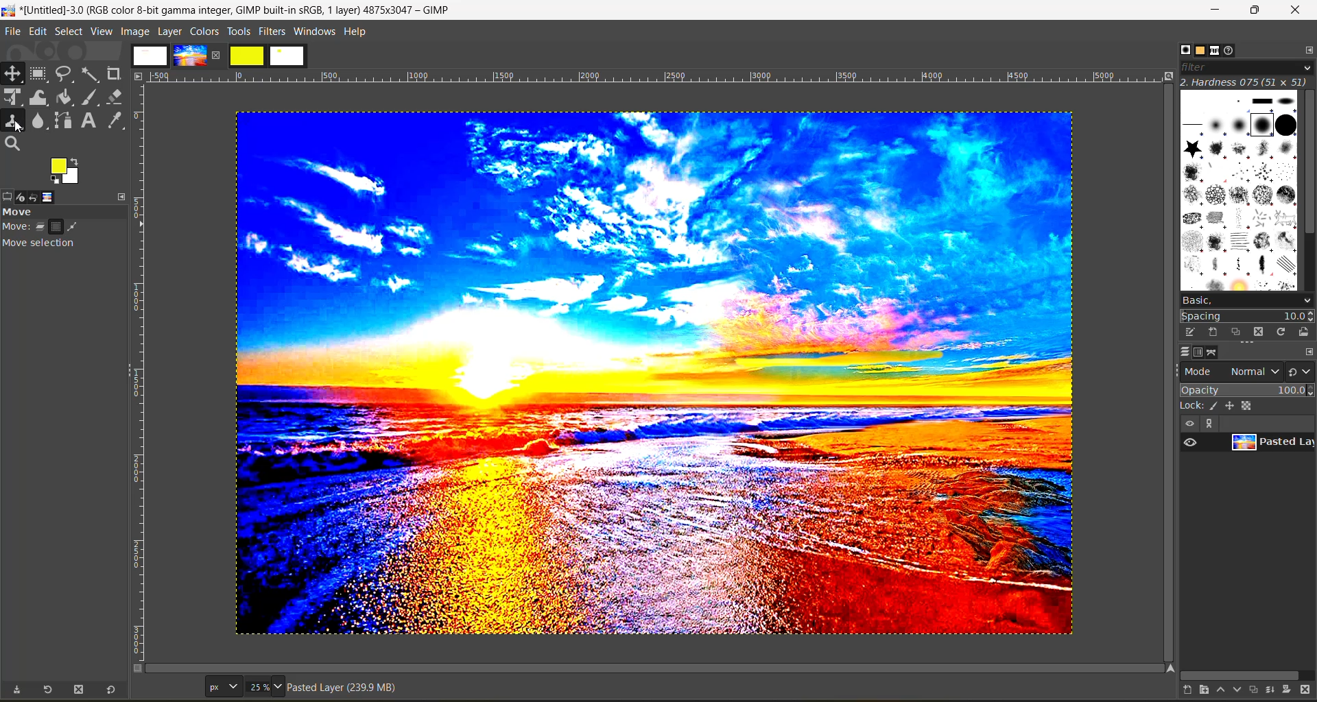 This screenshot has height=702, width=1317. I want to click on ink tool, so click(93, 97).